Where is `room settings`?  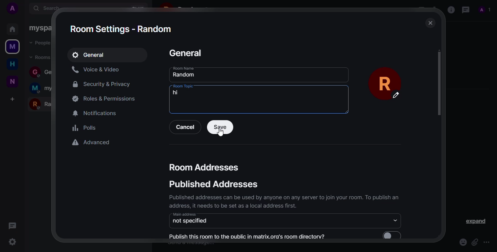 room settings is located at coordinates (122, 29).